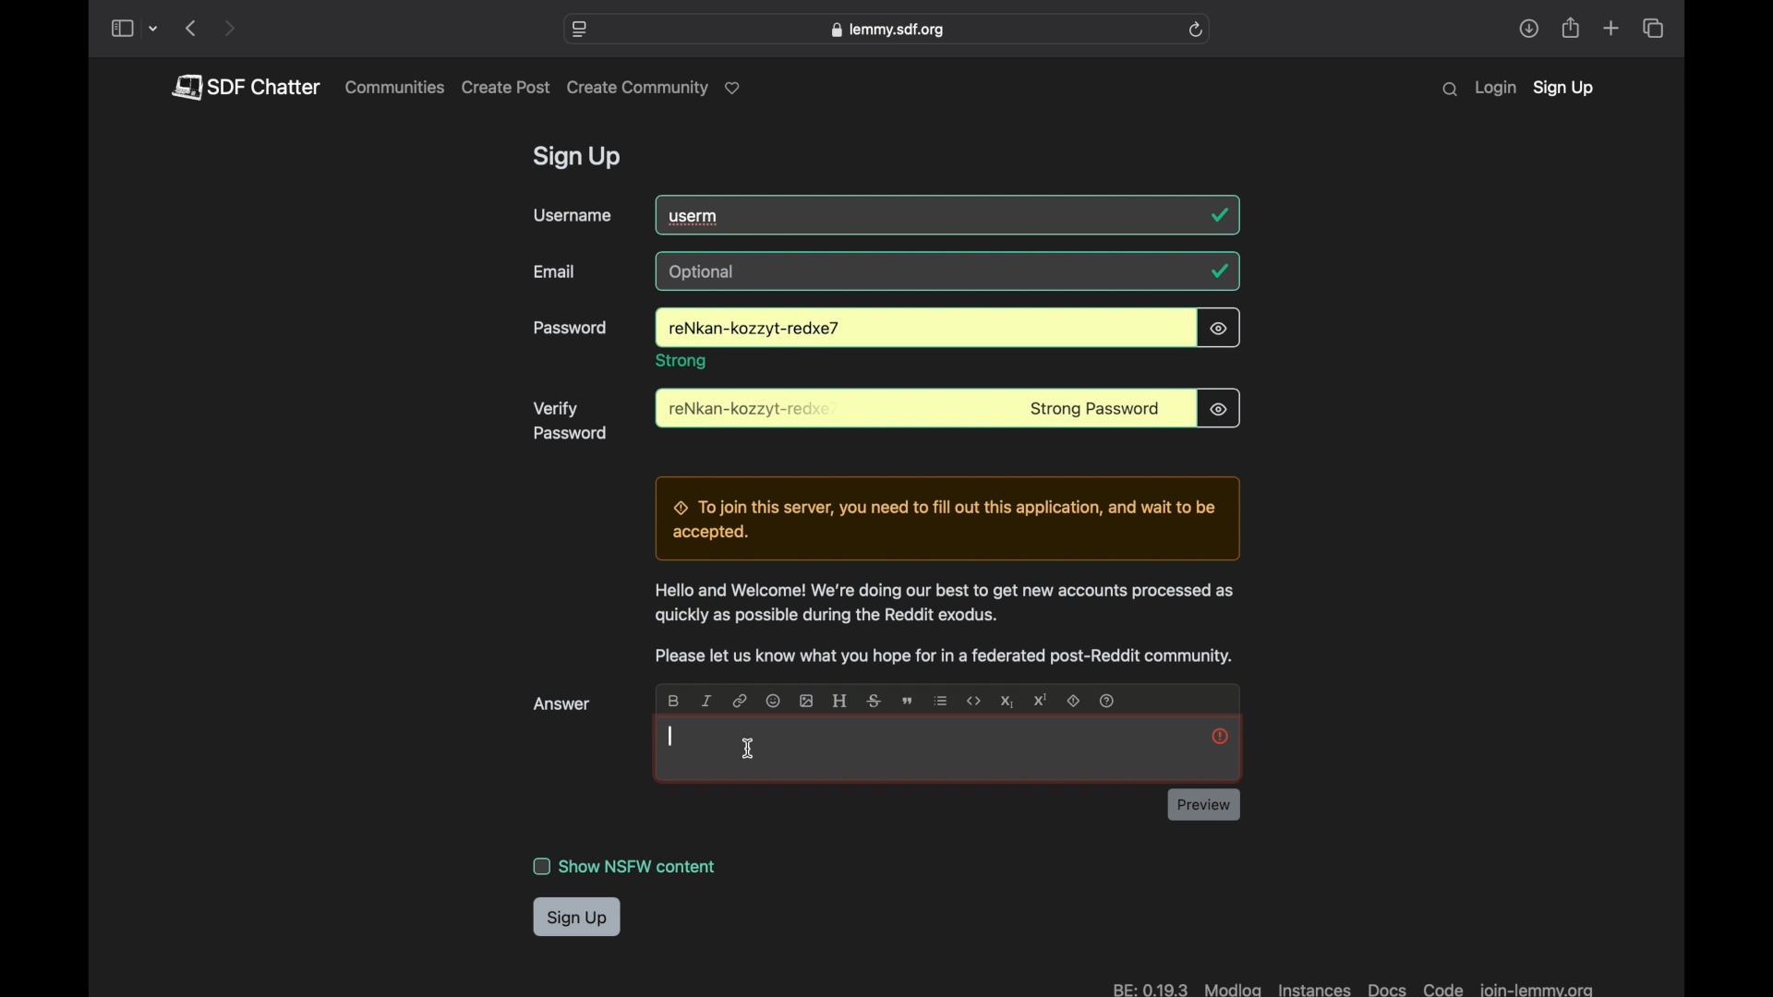 The image size is (1773, 997). Describe the element at coordinates (577, 919) in the screenshot. I see `sign up` at that location.